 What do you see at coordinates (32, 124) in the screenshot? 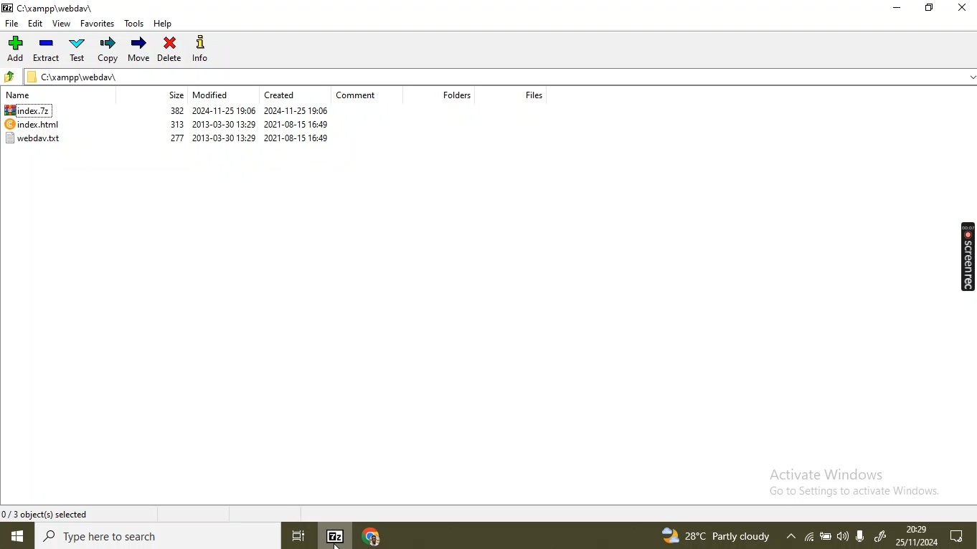
I see `index.html` at bounding box center [32, 124].